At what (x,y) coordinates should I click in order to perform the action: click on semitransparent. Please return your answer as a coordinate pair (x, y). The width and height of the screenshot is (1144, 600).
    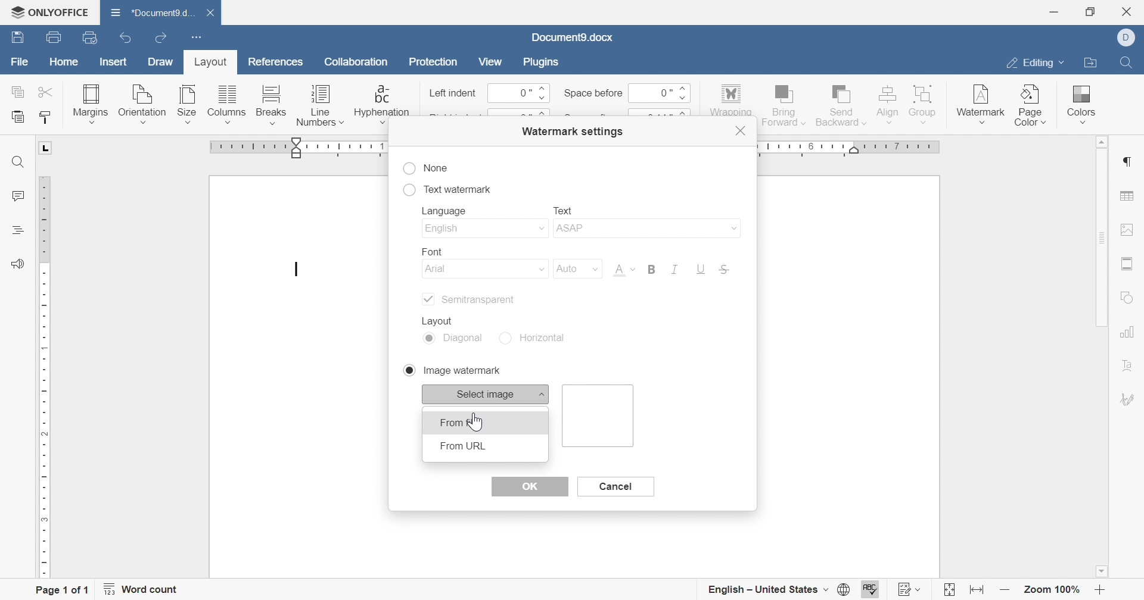
    Looking at the image, I should click on (467, 299).